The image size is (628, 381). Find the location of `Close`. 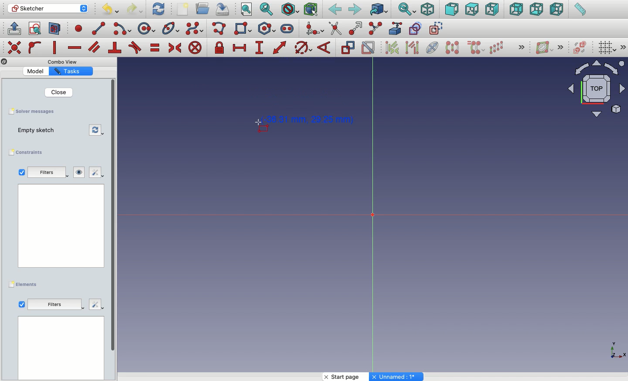

Close is located at coordinates (58, 92).